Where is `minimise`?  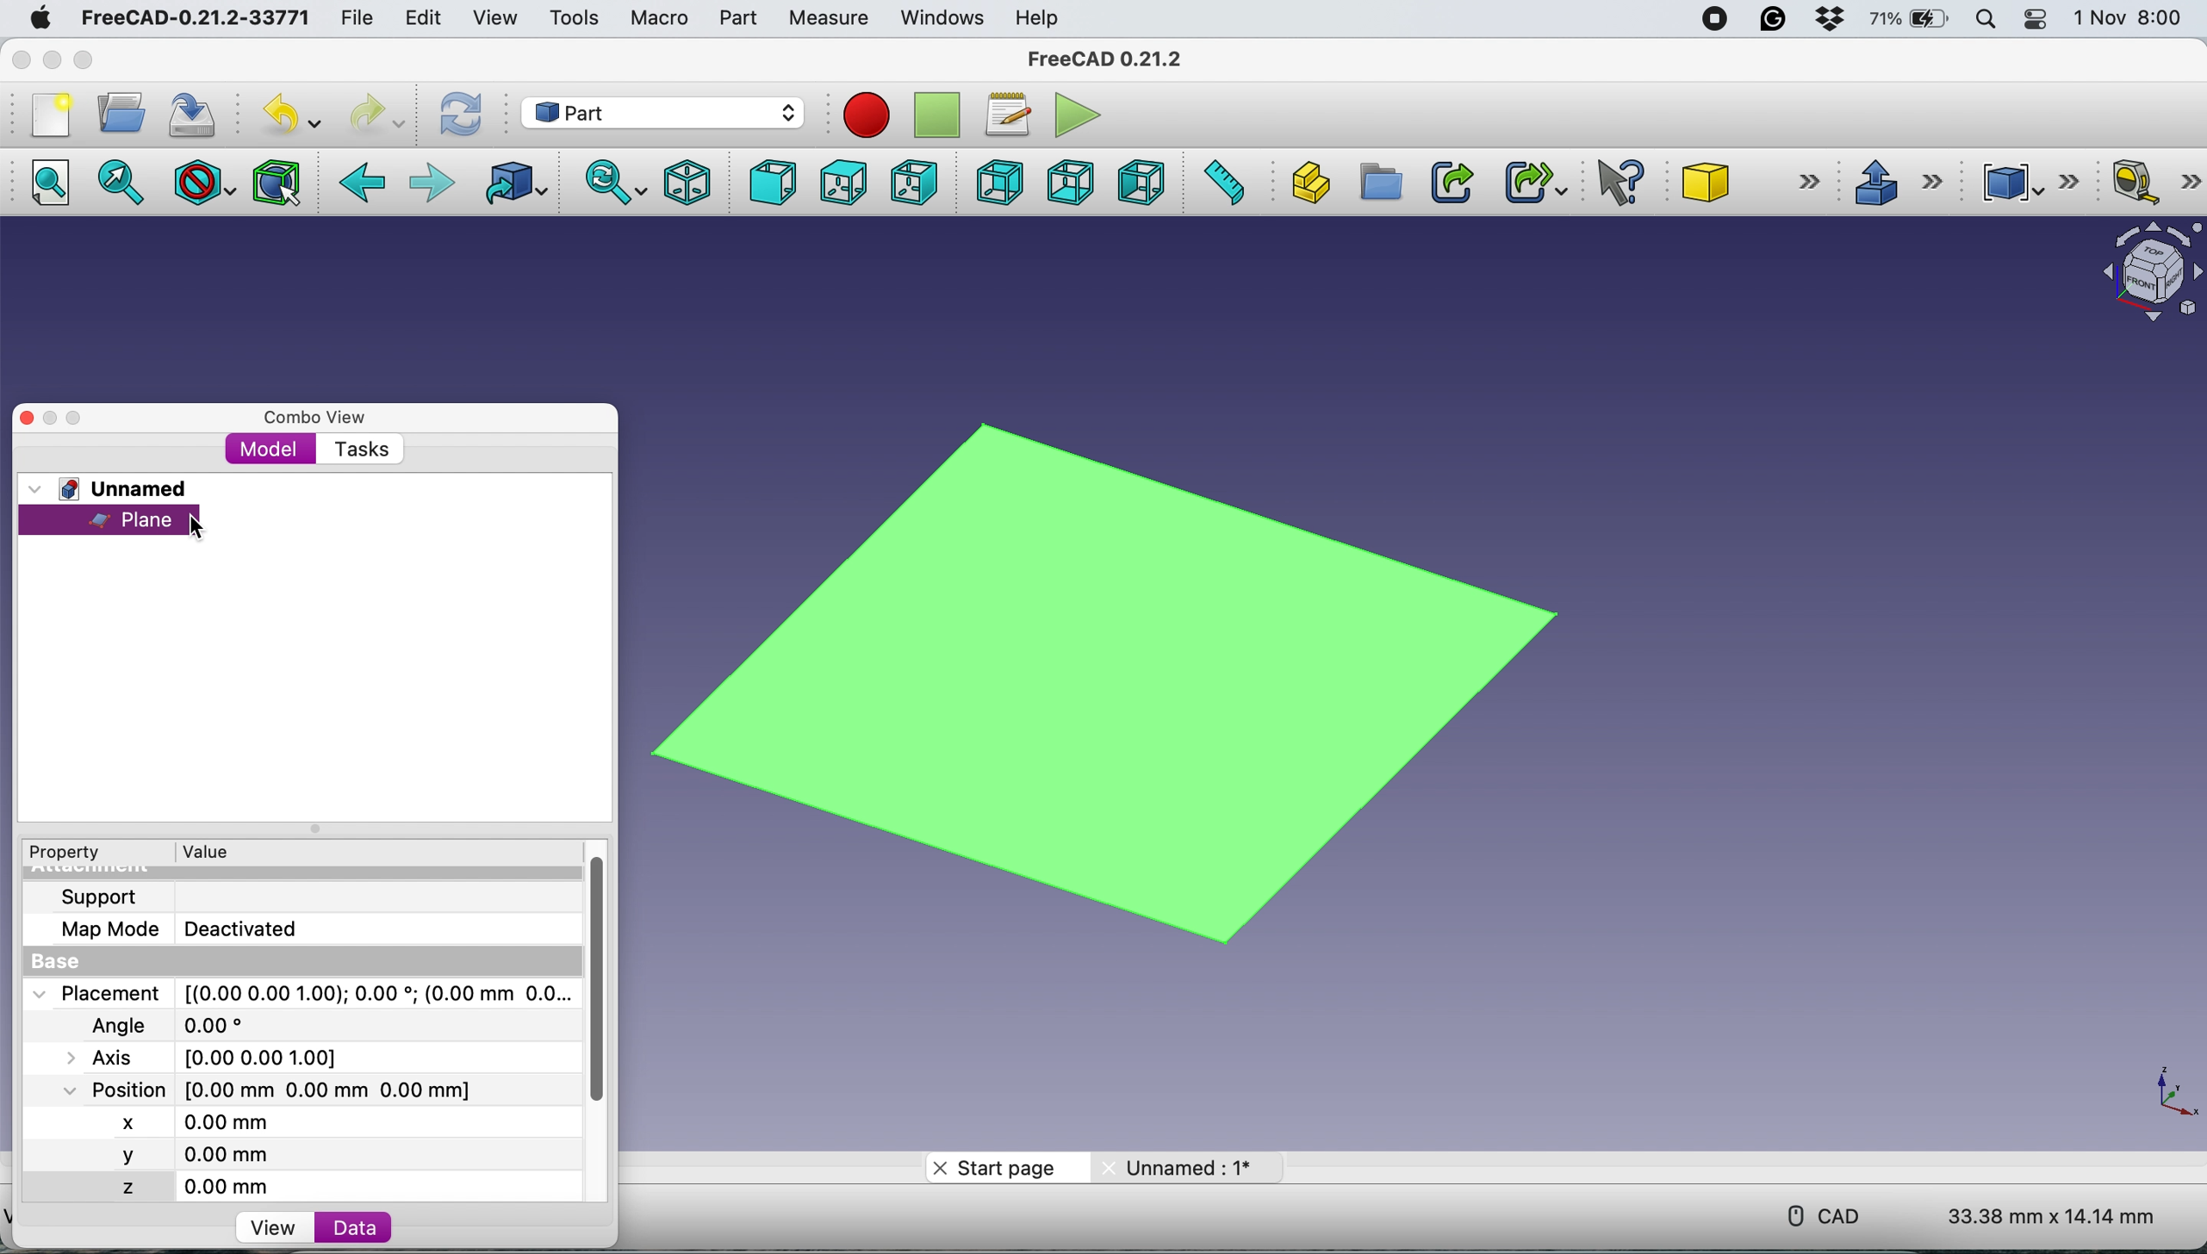 minimise is located at coordinates (52, 59).